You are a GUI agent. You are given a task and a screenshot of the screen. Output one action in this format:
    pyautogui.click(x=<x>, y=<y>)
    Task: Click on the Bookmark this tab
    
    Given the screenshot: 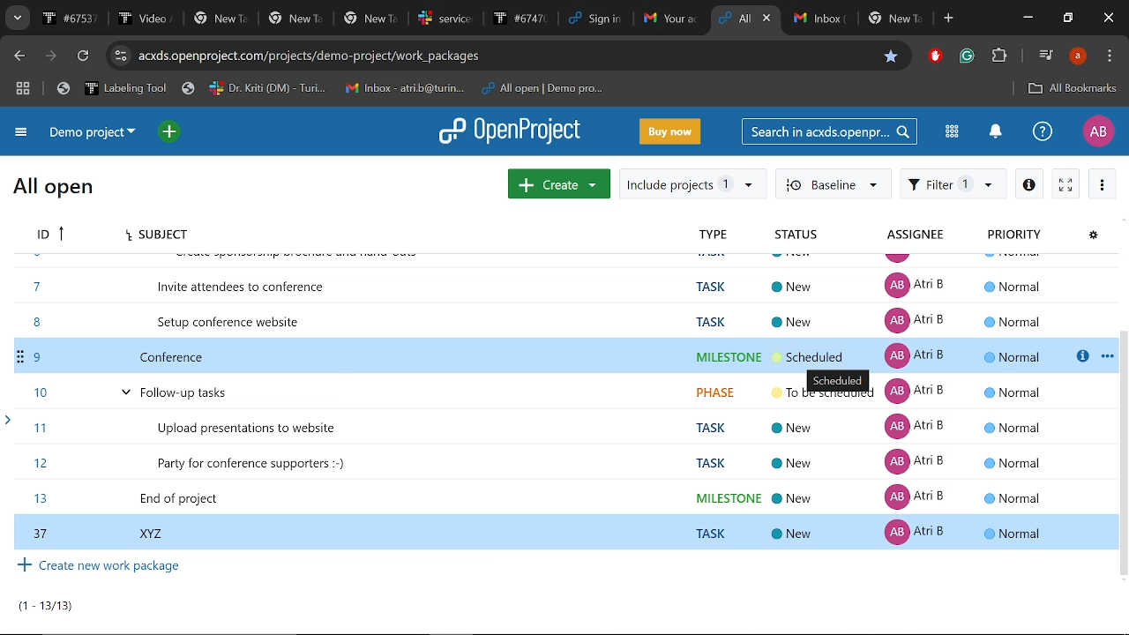 What is the action you would take?
    pyautogui.click(x=892, y=56)
    